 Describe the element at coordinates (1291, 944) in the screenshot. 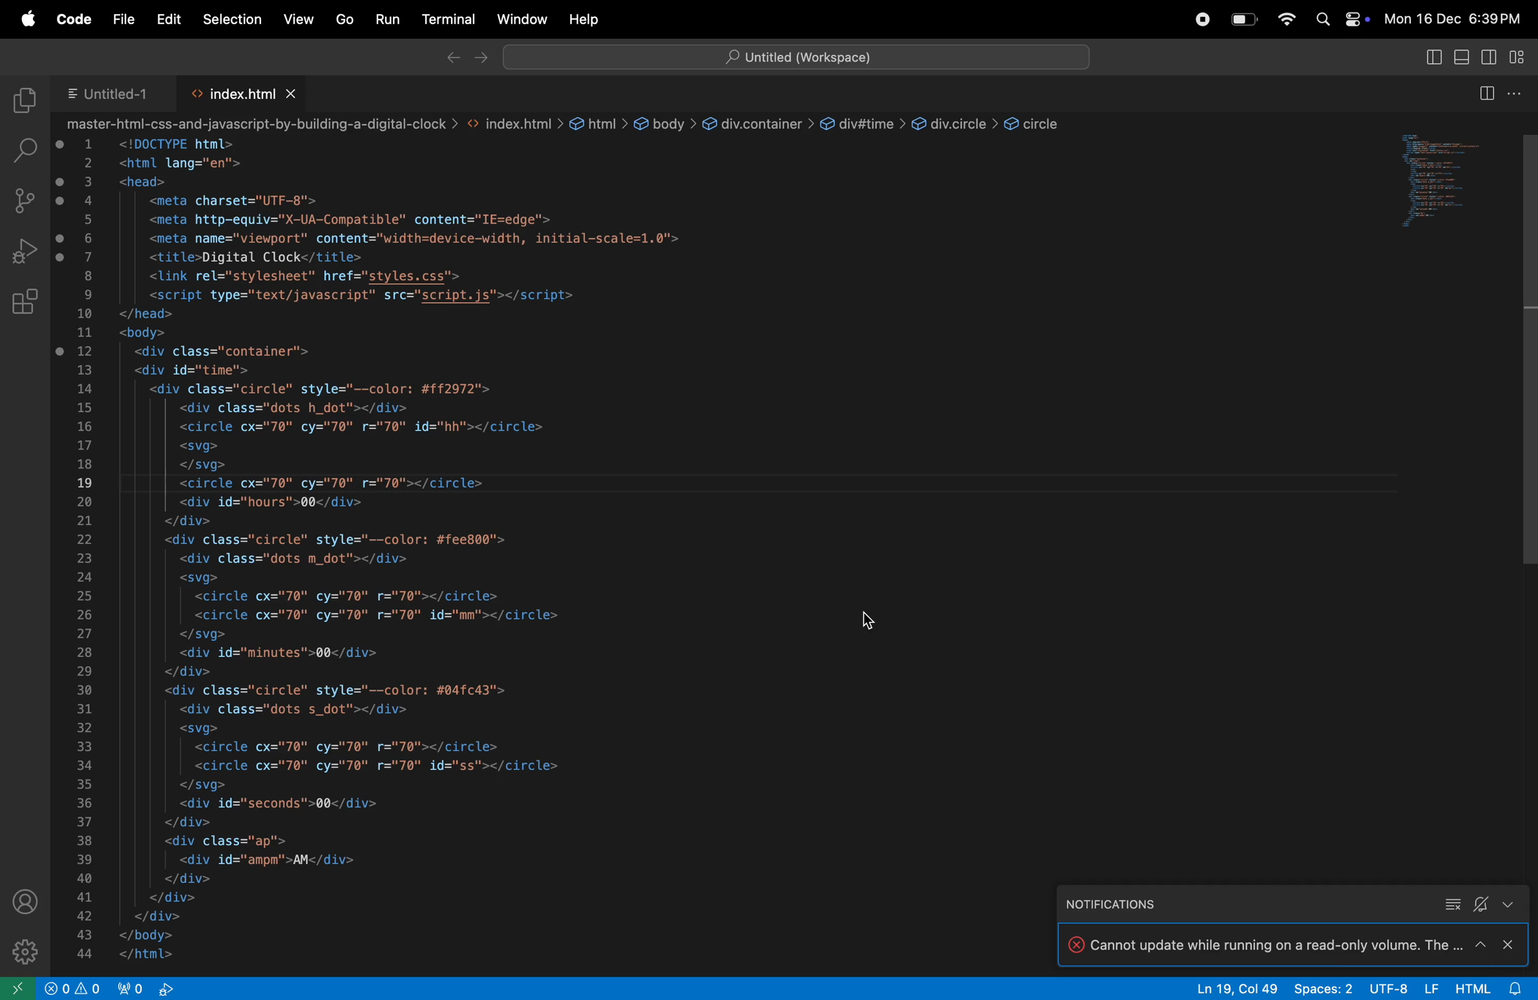

I see `cannot update windows` at that location.